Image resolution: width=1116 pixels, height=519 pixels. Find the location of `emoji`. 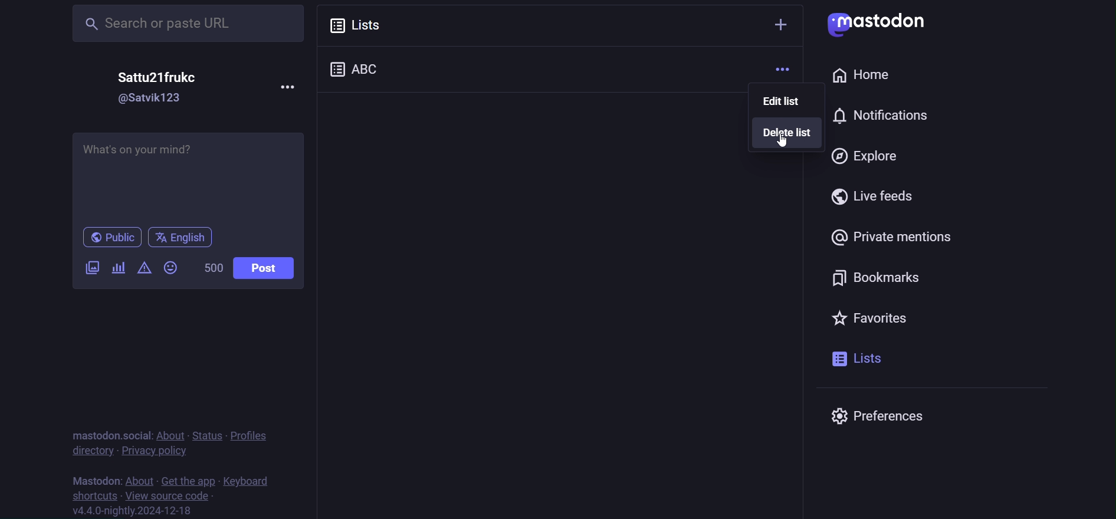

emoji is located at coordinates (171, 266).